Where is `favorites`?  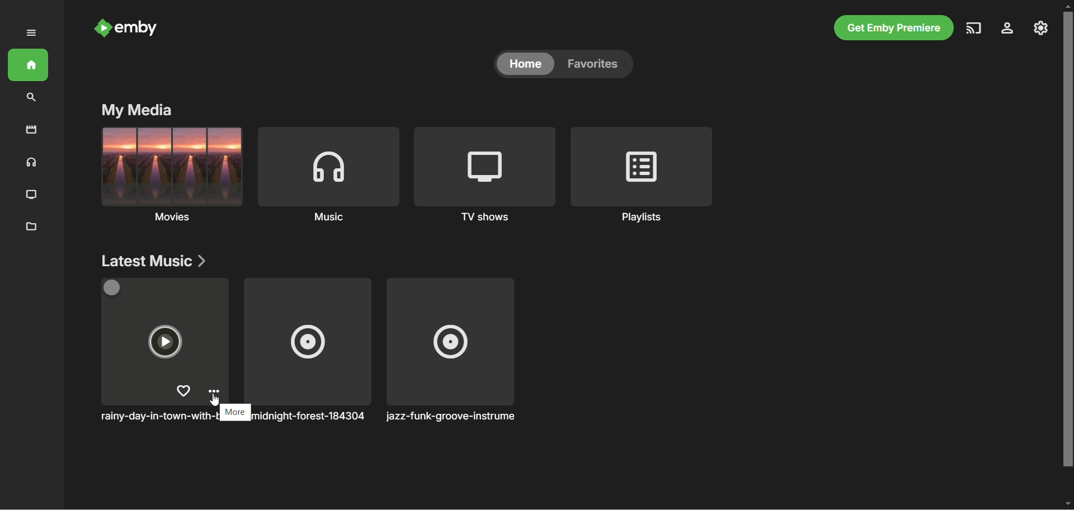 favorites is located at coordinates (598, 64).